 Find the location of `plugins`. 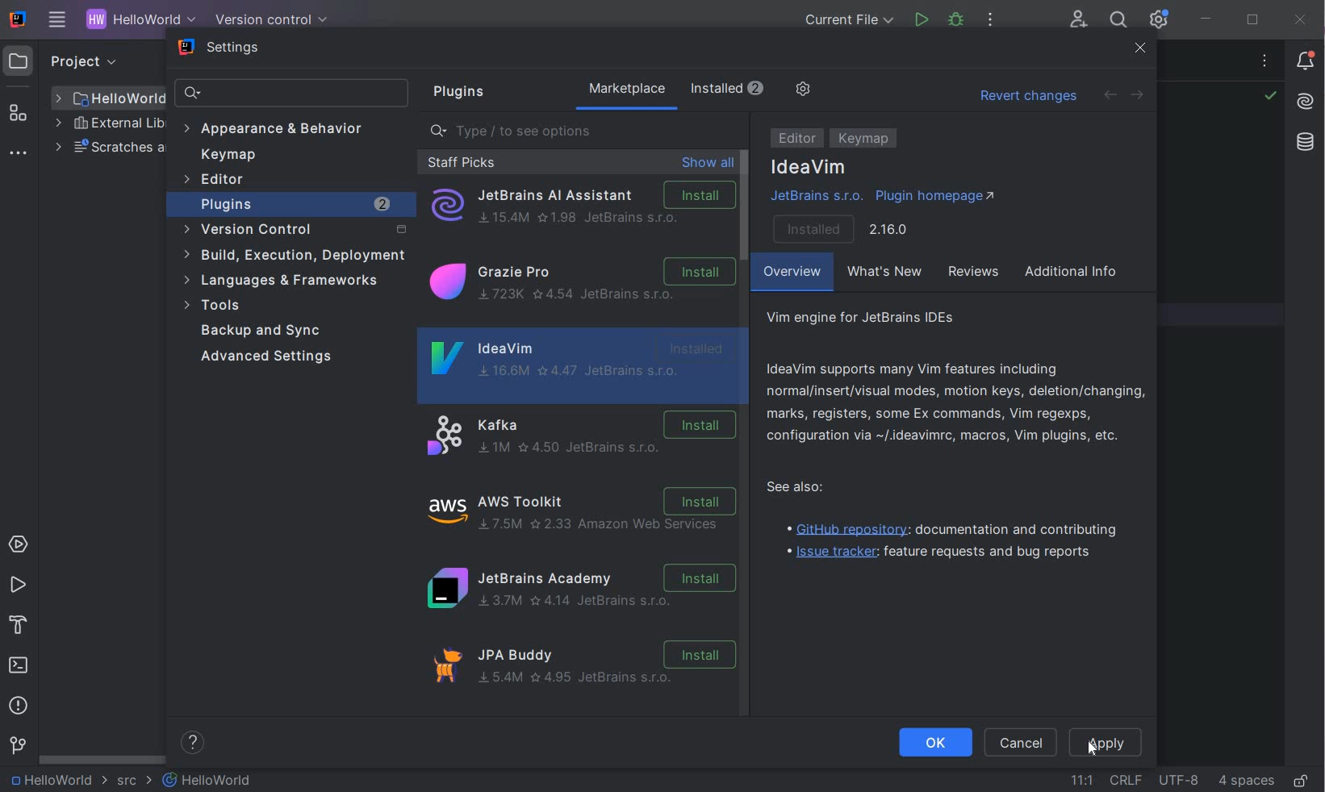

plugins is located at coordinates (297, 204).